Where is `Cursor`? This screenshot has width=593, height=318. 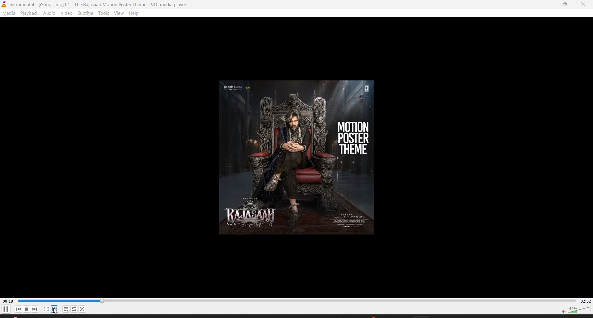 Cursor is located at coordinates (55, 311).